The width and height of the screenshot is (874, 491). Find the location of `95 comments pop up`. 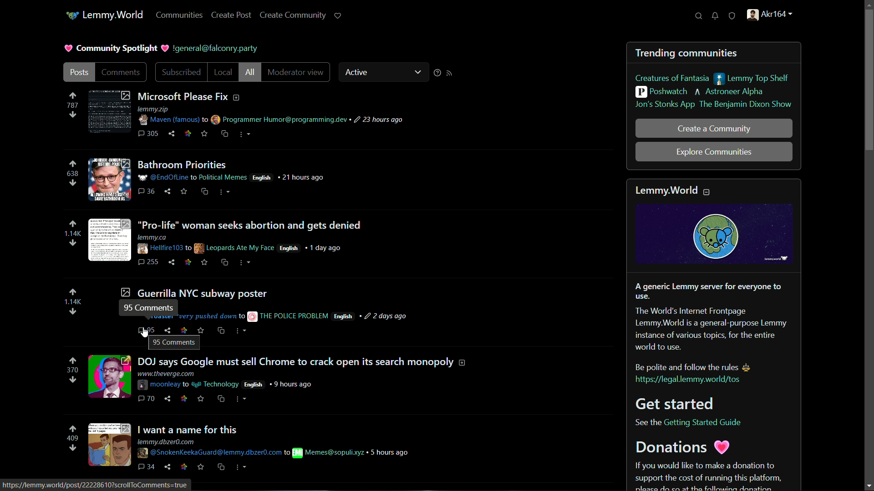

95 comments pop up is located at coordinates (174, 342).